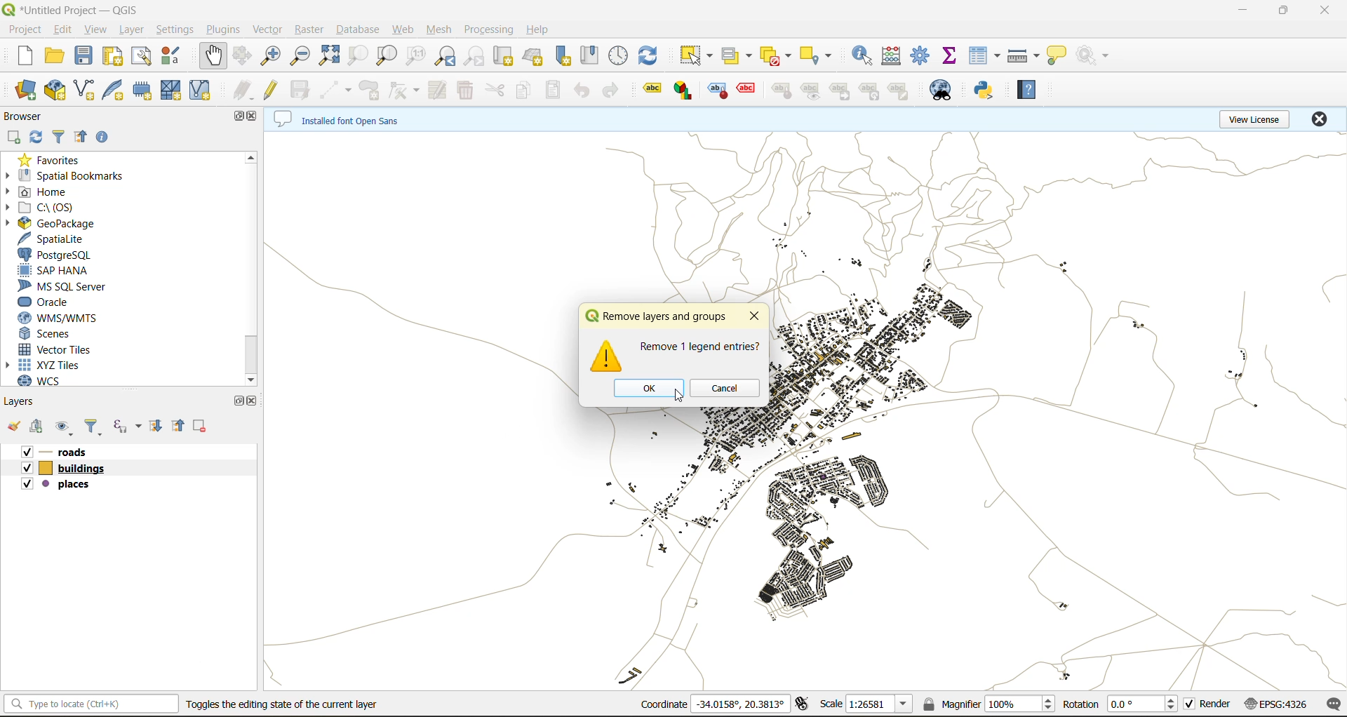  I want to click on collapse all, so click(79, 138).